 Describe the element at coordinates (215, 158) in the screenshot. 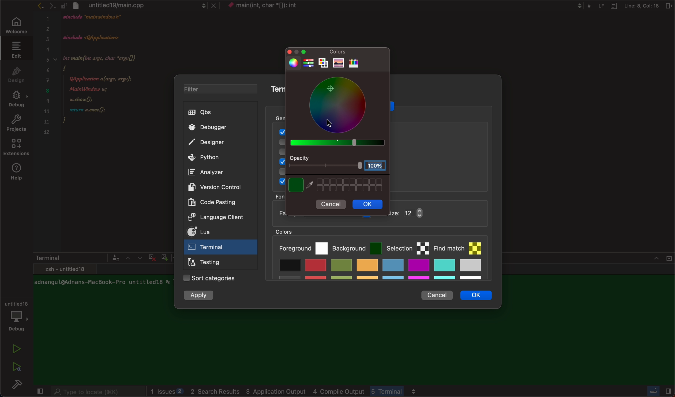

I see `python` at that location.